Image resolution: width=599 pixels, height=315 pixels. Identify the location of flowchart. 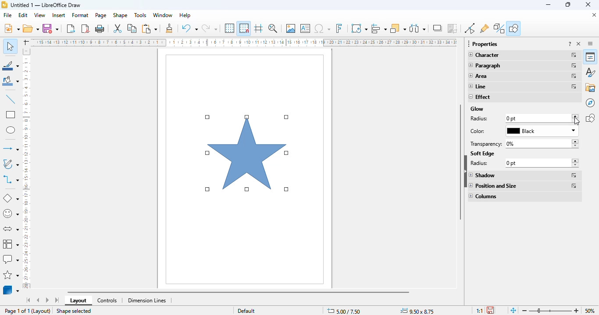
(10, 244).